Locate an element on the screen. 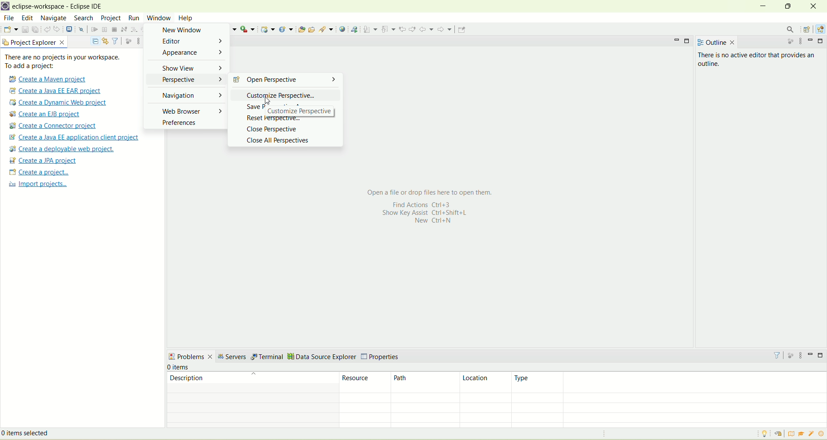  number of items is located at coordinates (185, 367).